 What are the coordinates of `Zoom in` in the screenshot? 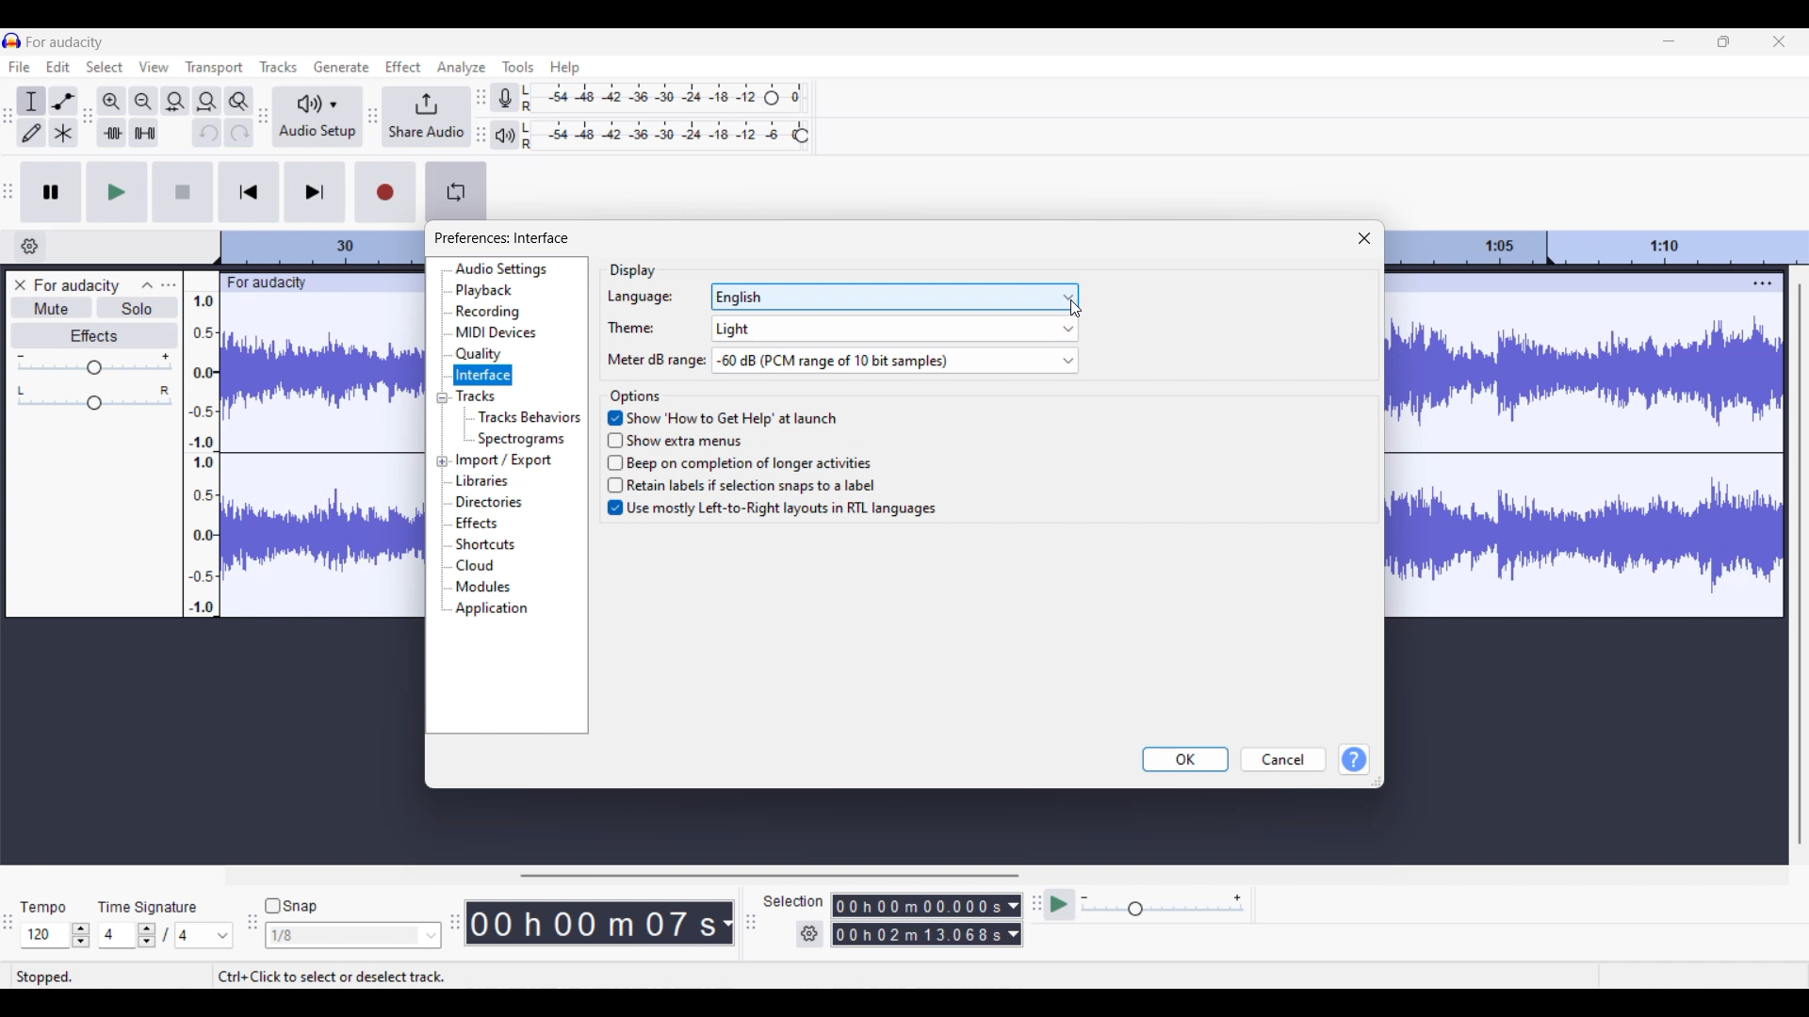 It's located at (112, 102).